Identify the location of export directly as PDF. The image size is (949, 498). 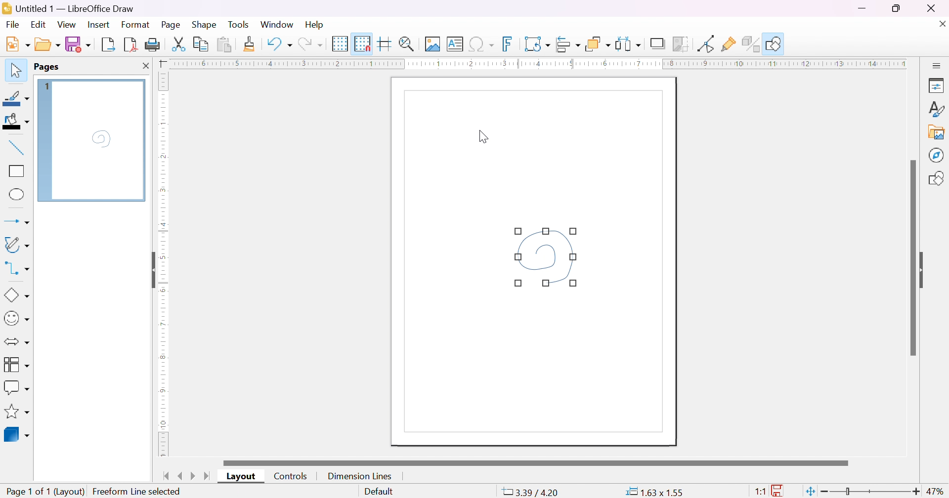
(132, 45).